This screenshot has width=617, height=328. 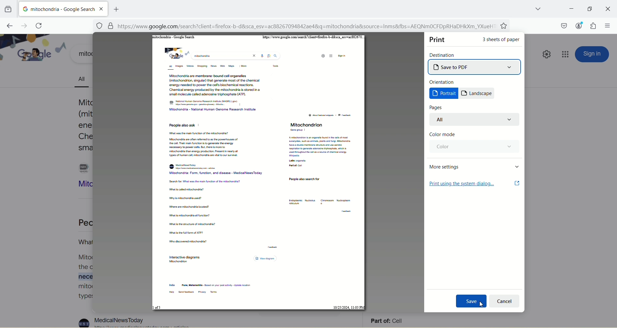 I want to click on portrait, so click(x=444, y=93).